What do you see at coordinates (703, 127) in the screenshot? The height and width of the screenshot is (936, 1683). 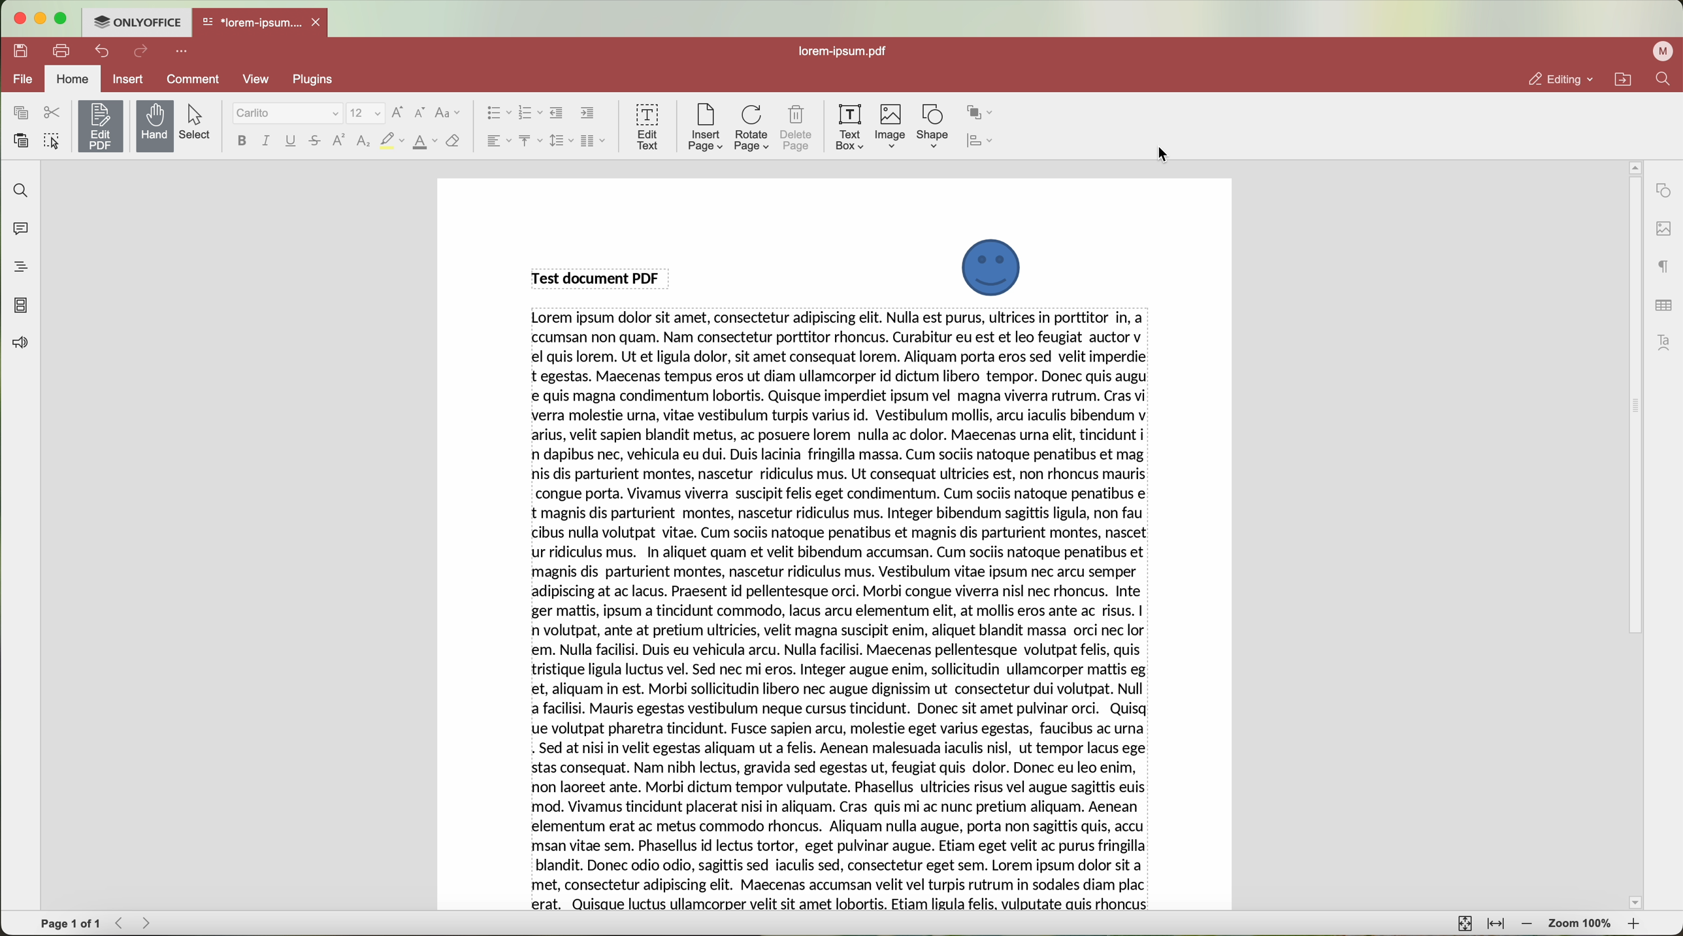 I see `insert page` at bounding box center [703, 127].